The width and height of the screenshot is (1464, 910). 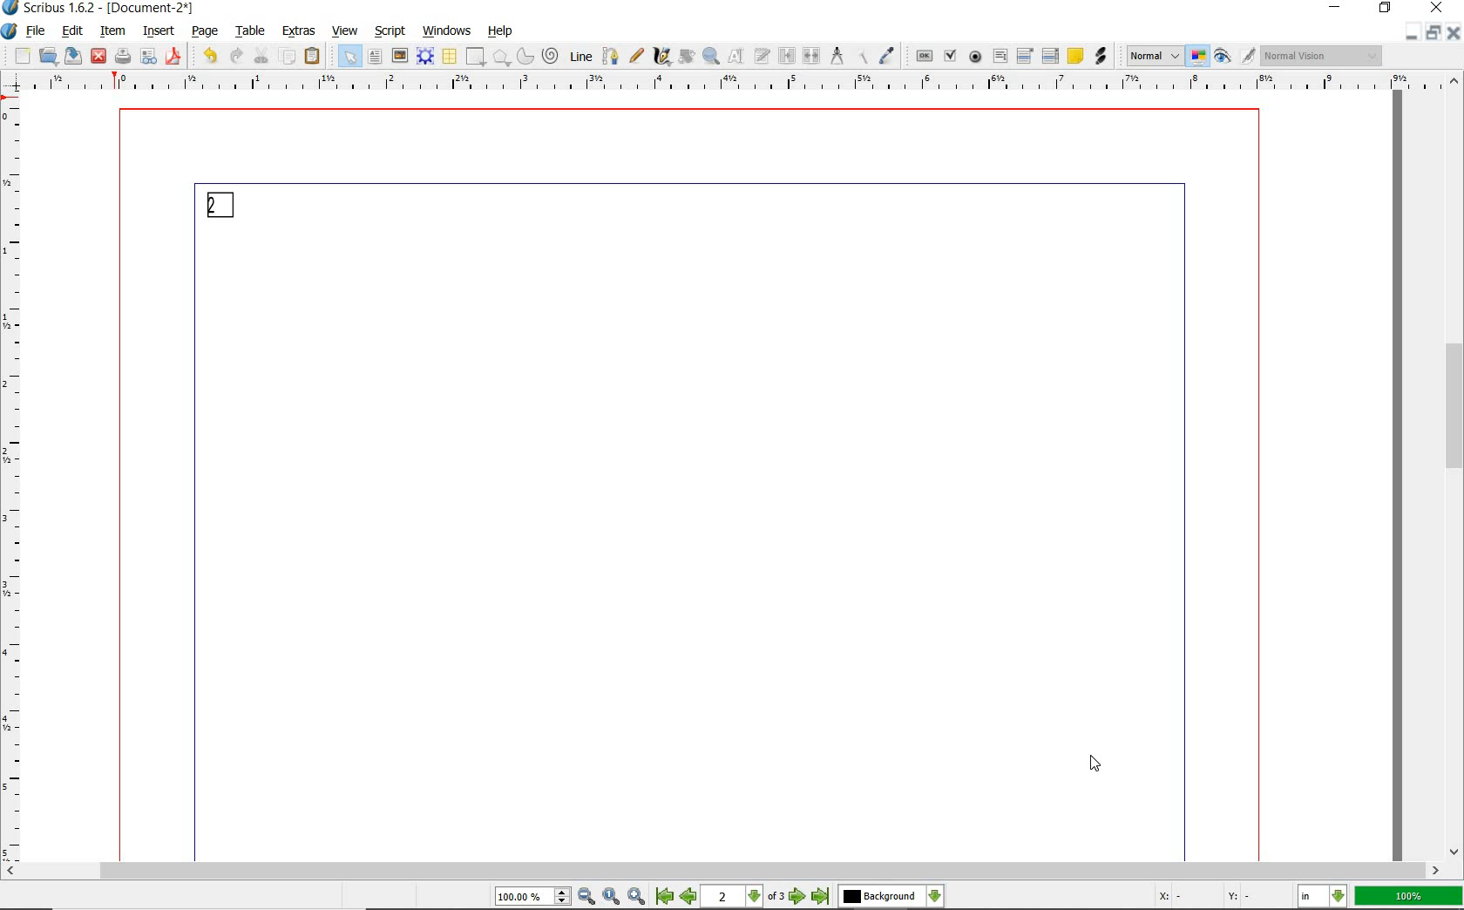 What do you see at coordinates (112, 31) in the screenshot?
I see `item` at bounding box center [112, 31].